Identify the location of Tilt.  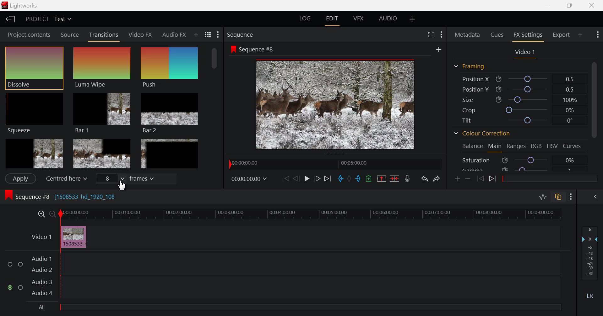
(517, 120).